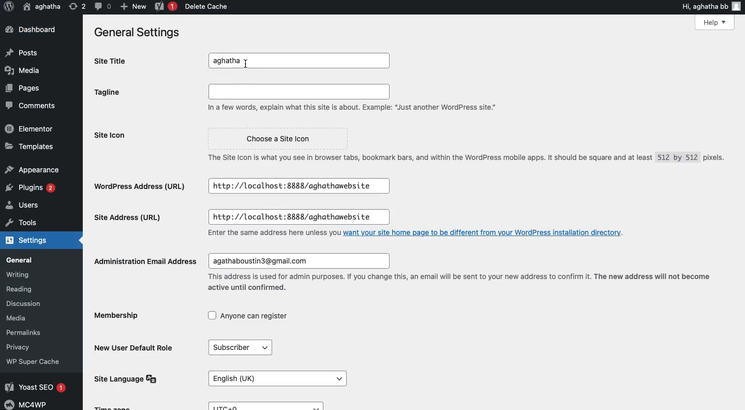 The height and width of the screenshot is (410, 745). I want to click on Templates, so click(29, 146).